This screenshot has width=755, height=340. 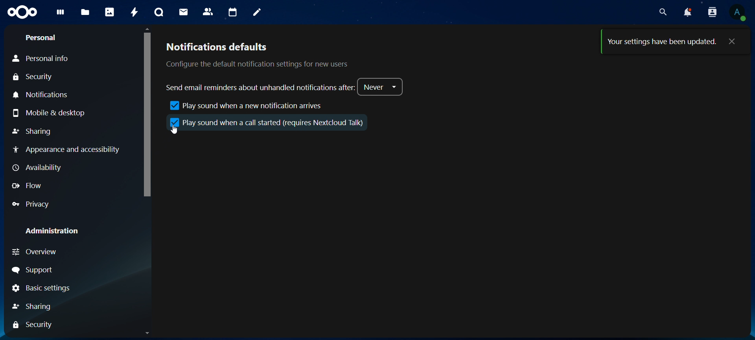 I want to click on notifications, so click(x=689, y=14).